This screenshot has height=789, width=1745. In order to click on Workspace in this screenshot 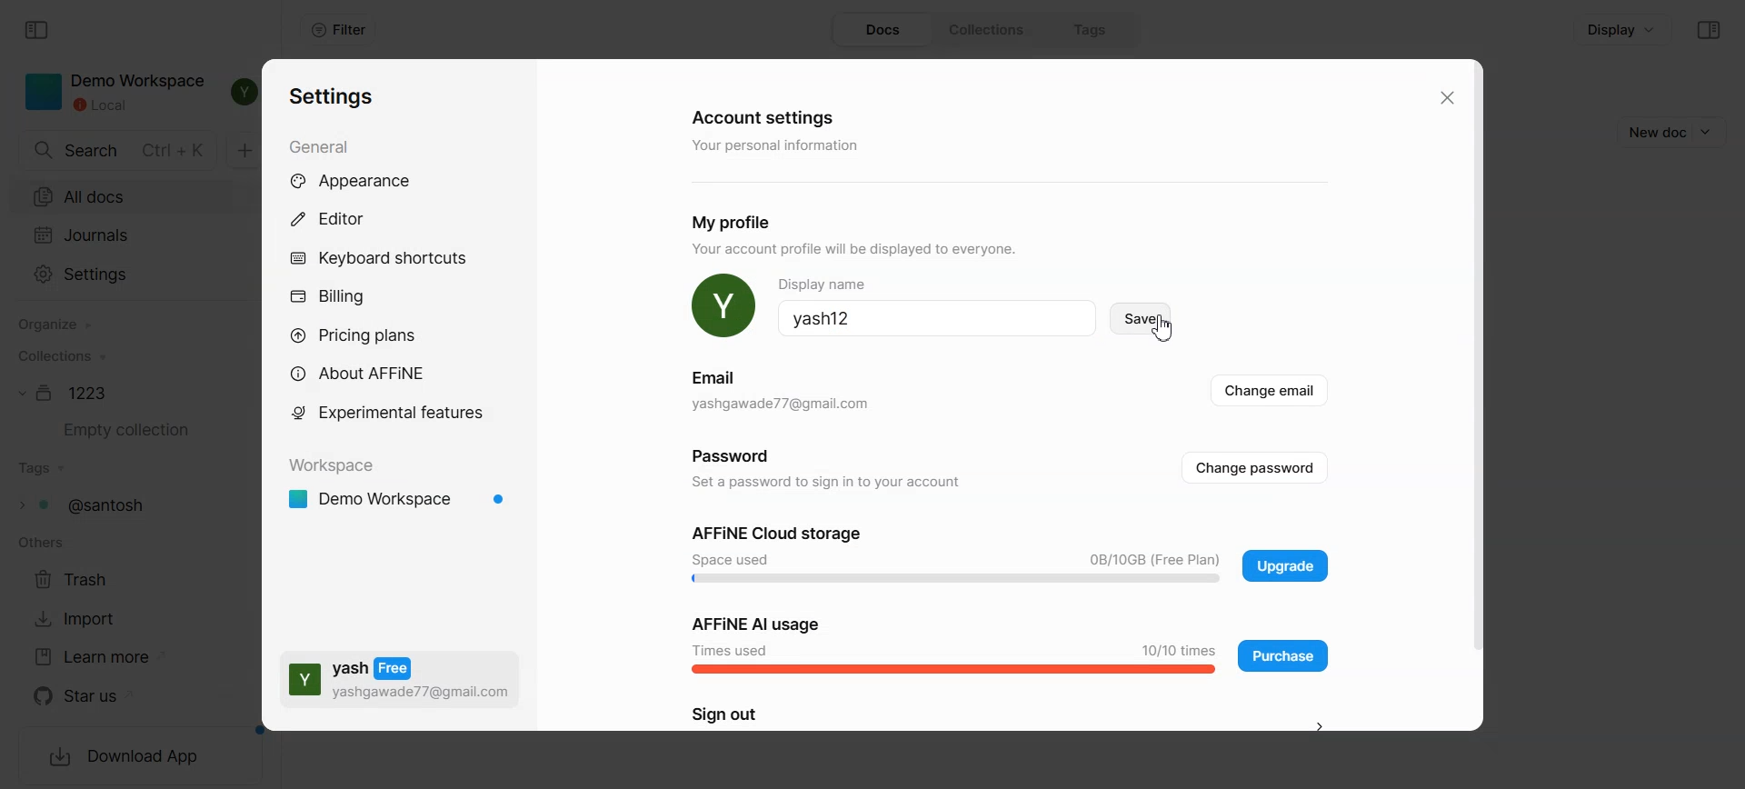, I will do `click(337, 466)`.